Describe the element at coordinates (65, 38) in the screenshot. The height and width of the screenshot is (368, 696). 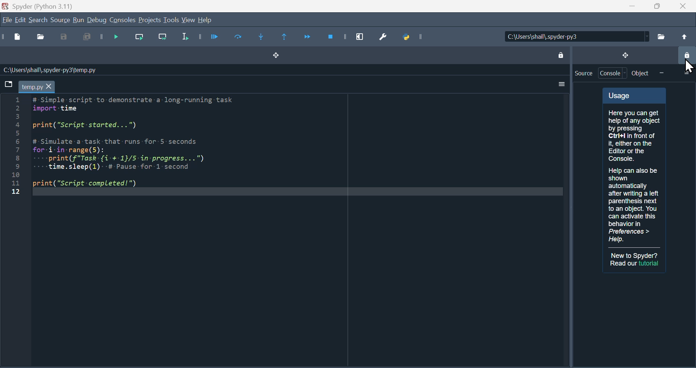
I see `Save as` at that location.